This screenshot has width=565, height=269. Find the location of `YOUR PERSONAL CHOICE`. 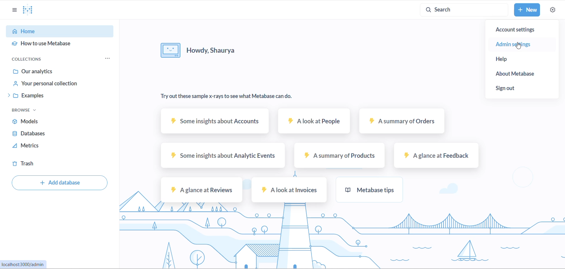

YOUR PERSONAL CHOICE is located at coordinates (46, 84).